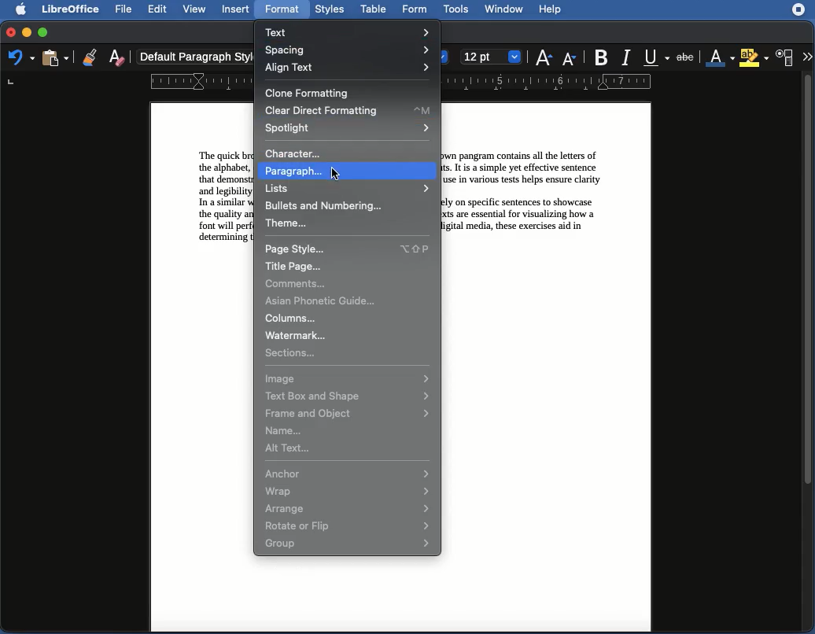  I want to click on Character, so click(785, 58).